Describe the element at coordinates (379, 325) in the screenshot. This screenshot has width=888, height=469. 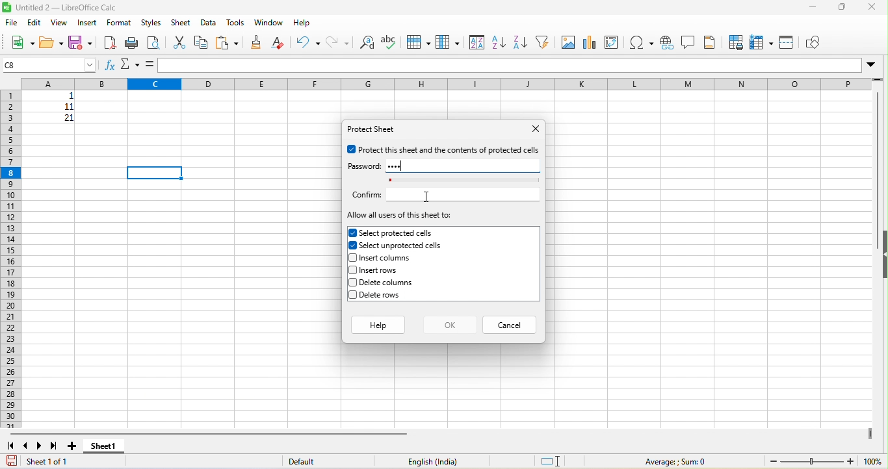
I see `help` at that location.